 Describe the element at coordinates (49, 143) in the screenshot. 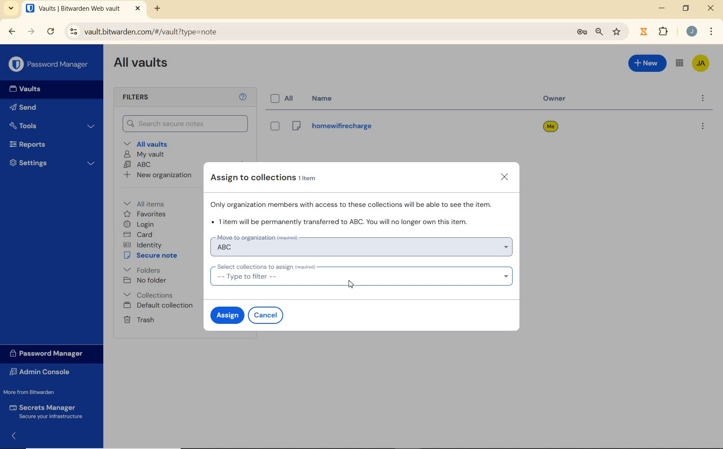

I see `Reports` at that location.